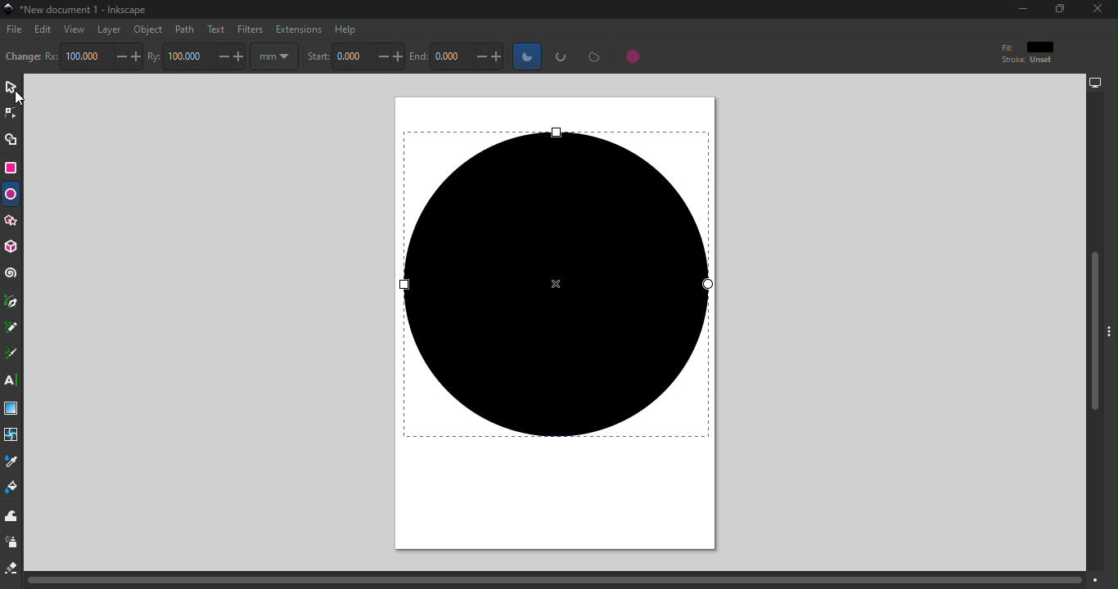 This screenshot has width=1118, height=589. Describe the element at coordinates (1102, 83) in the screenshot. I see `Display options` at that location.